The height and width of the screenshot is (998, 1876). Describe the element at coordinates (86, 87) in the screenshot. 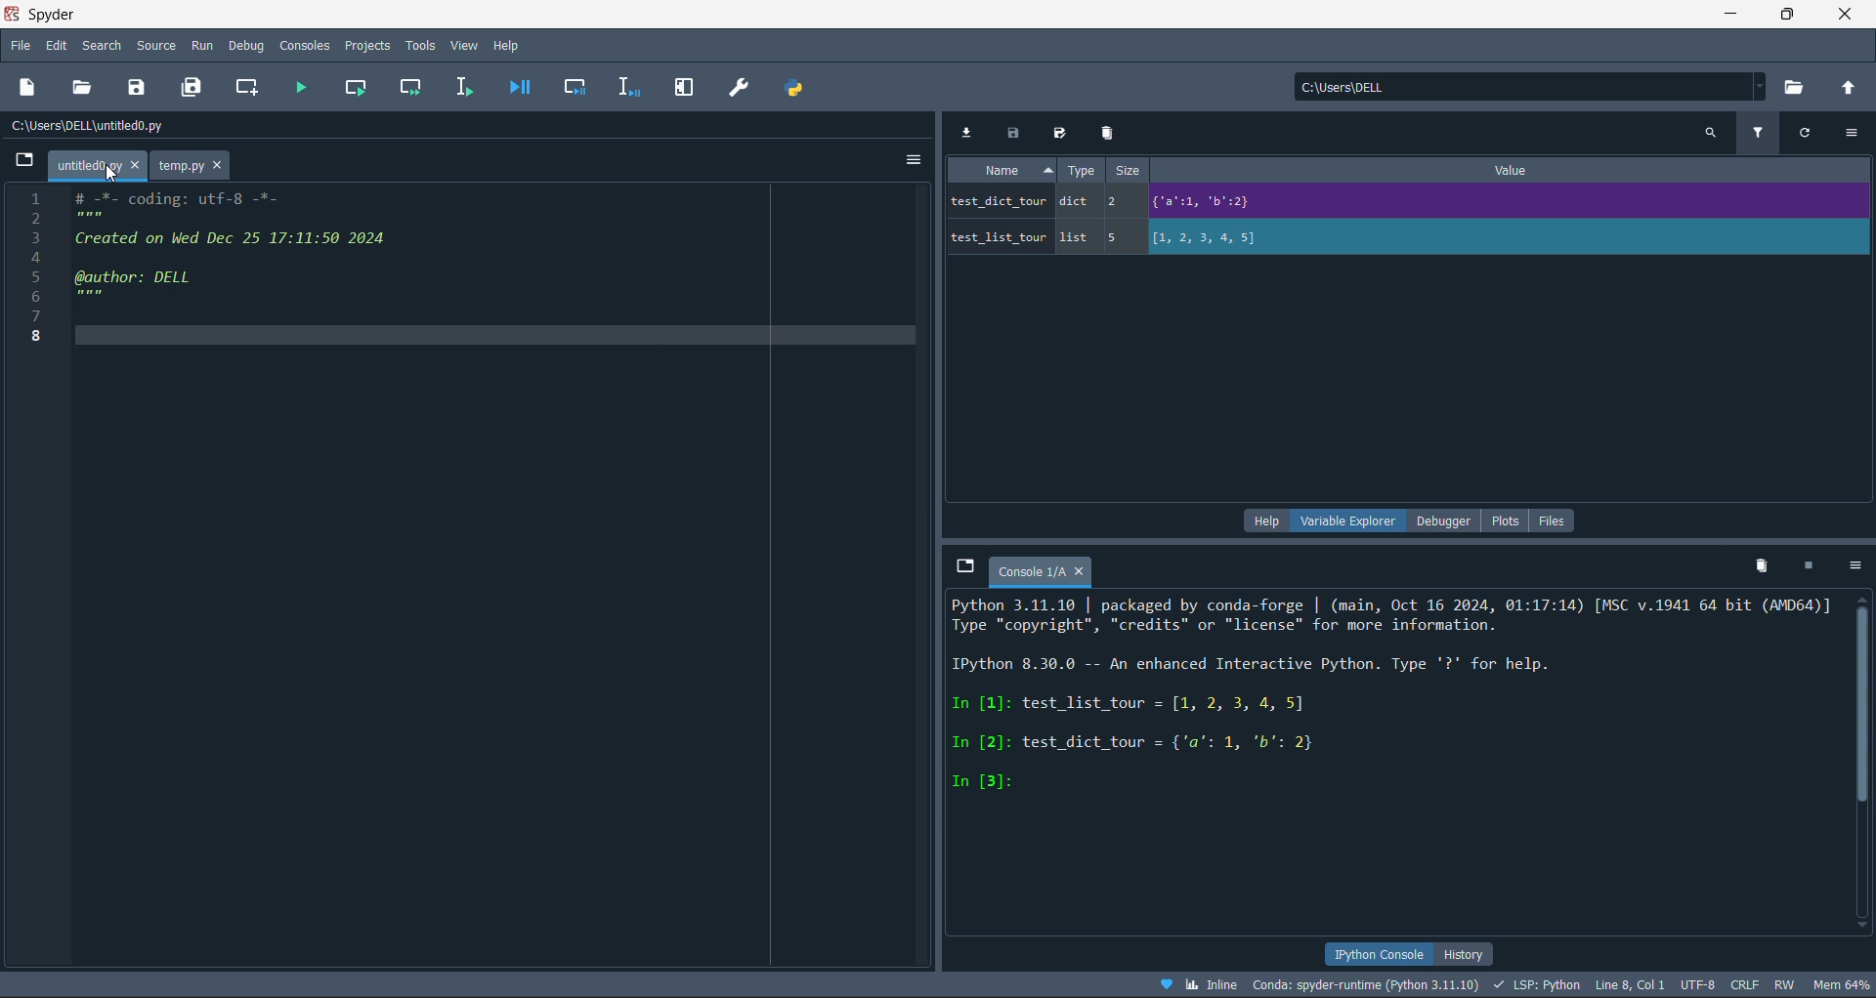

I see `open file` at that location.